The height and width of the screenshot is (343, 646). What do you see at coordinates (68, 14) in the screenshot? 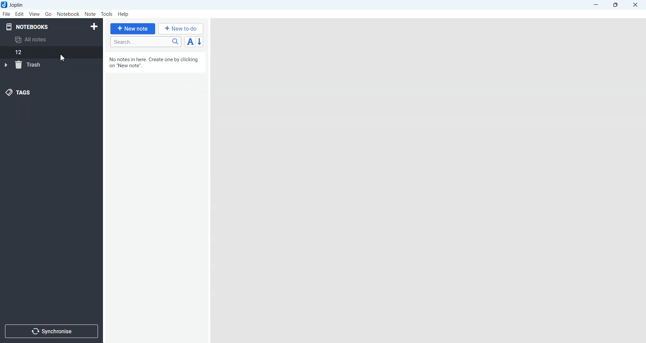
I see `Notebook` at bounding box center [68, 14].